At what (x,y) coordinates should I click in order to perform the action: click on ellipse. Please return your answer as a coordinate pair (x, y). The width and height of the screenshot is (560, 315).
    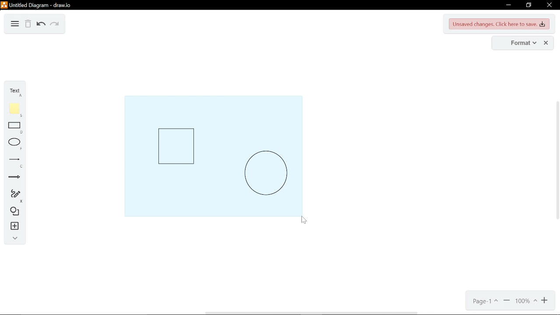
    Looking at the image, I should click on (13, 145).